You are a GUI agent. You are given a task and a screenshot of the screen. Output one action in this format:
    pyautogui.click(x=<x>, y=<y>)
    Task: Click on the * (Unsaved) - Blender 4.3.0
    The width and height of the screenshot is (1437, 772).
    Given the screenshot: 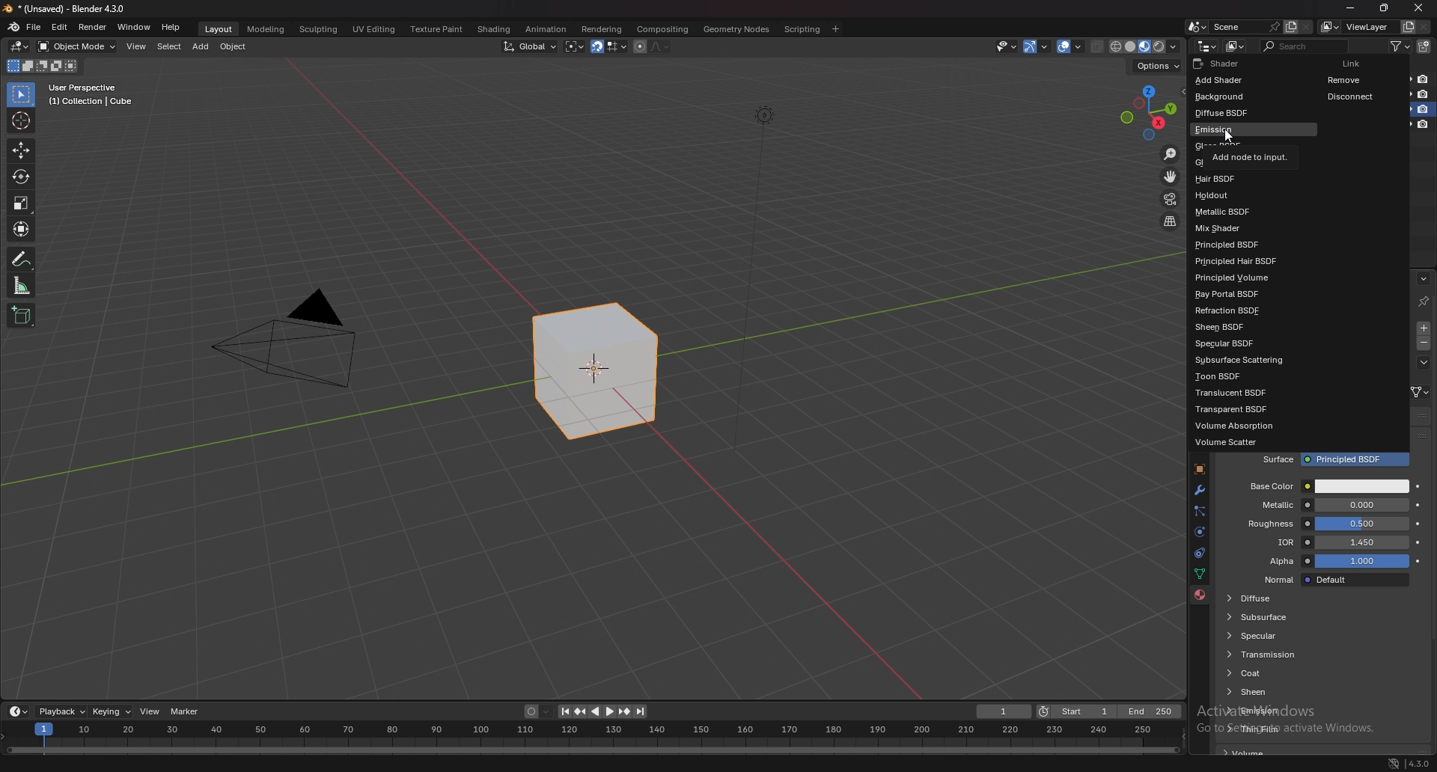 What is the action you would take?
    pyautogui.click(x=76, y=9)
    